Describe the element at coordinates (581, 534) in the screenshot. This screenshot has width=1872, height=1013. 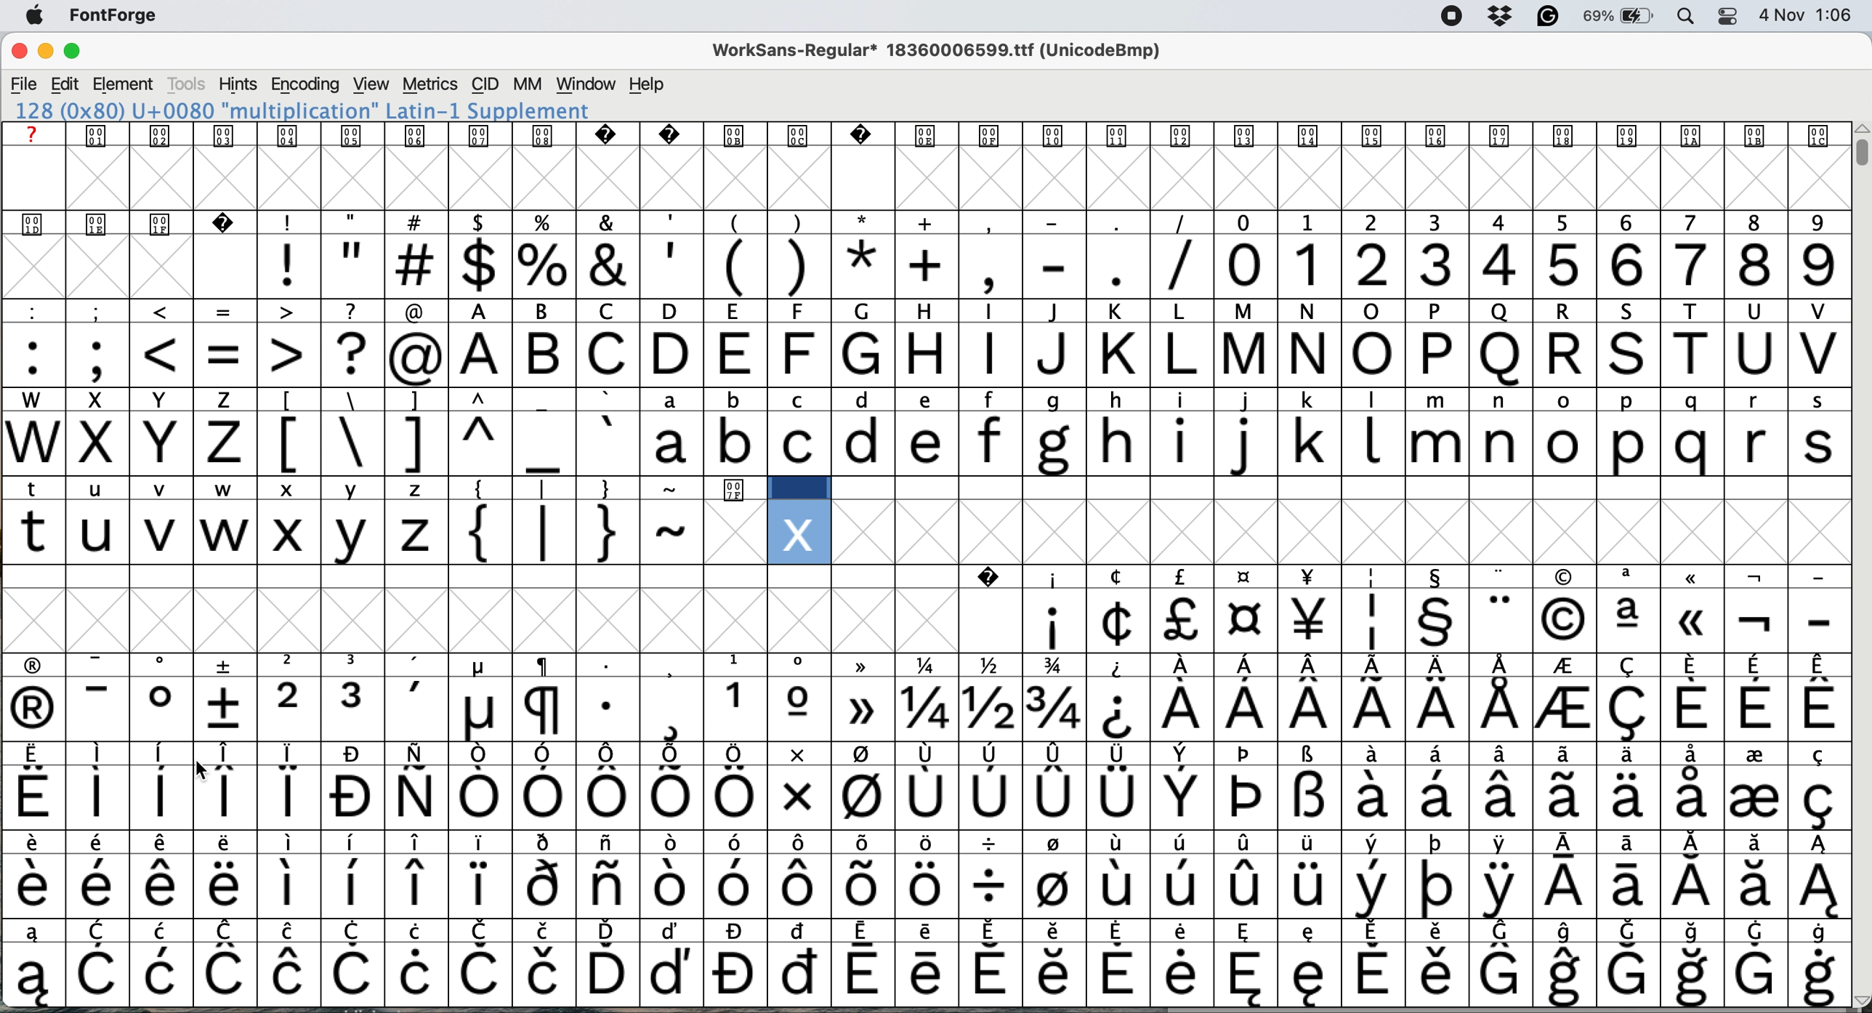
I see `special characters` at that location.